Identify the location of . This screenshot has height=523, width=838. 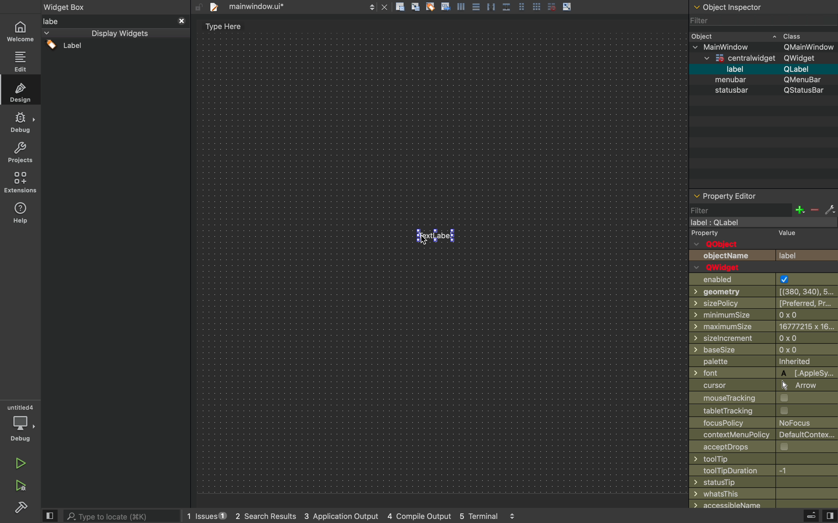
(765, 92).